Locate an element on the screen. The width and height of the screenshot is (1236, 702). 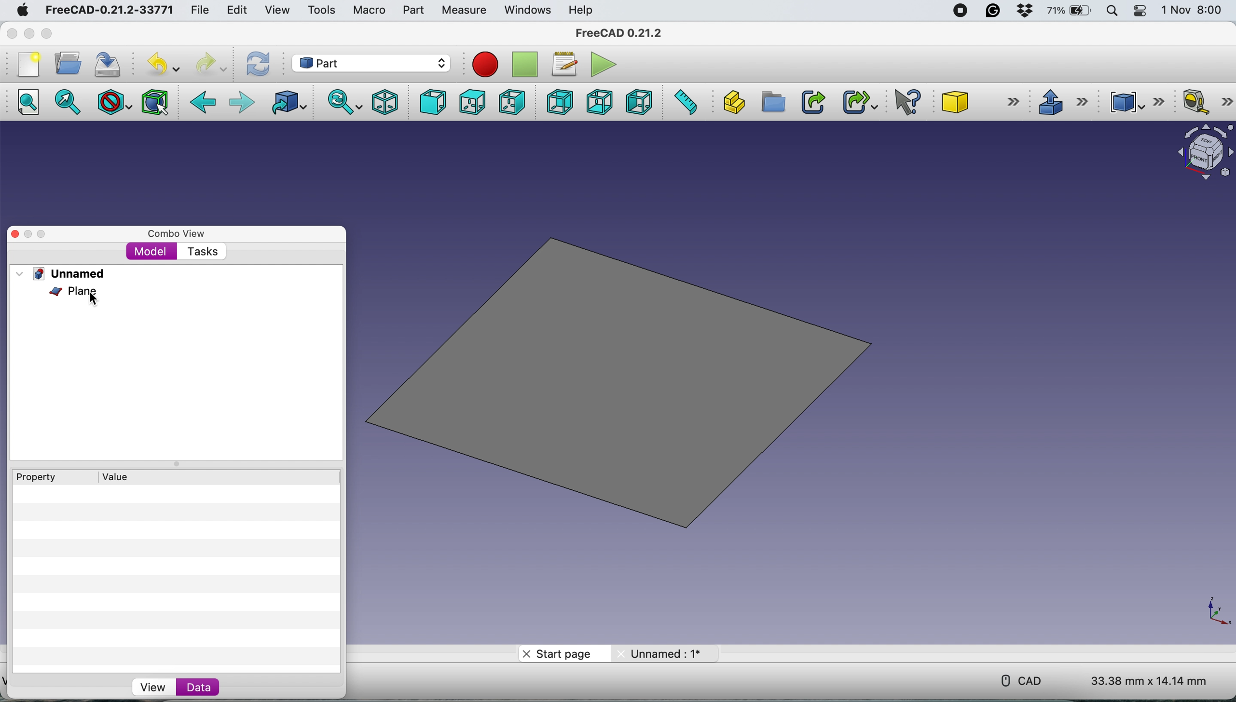
part is located at coordinates (413, 9).